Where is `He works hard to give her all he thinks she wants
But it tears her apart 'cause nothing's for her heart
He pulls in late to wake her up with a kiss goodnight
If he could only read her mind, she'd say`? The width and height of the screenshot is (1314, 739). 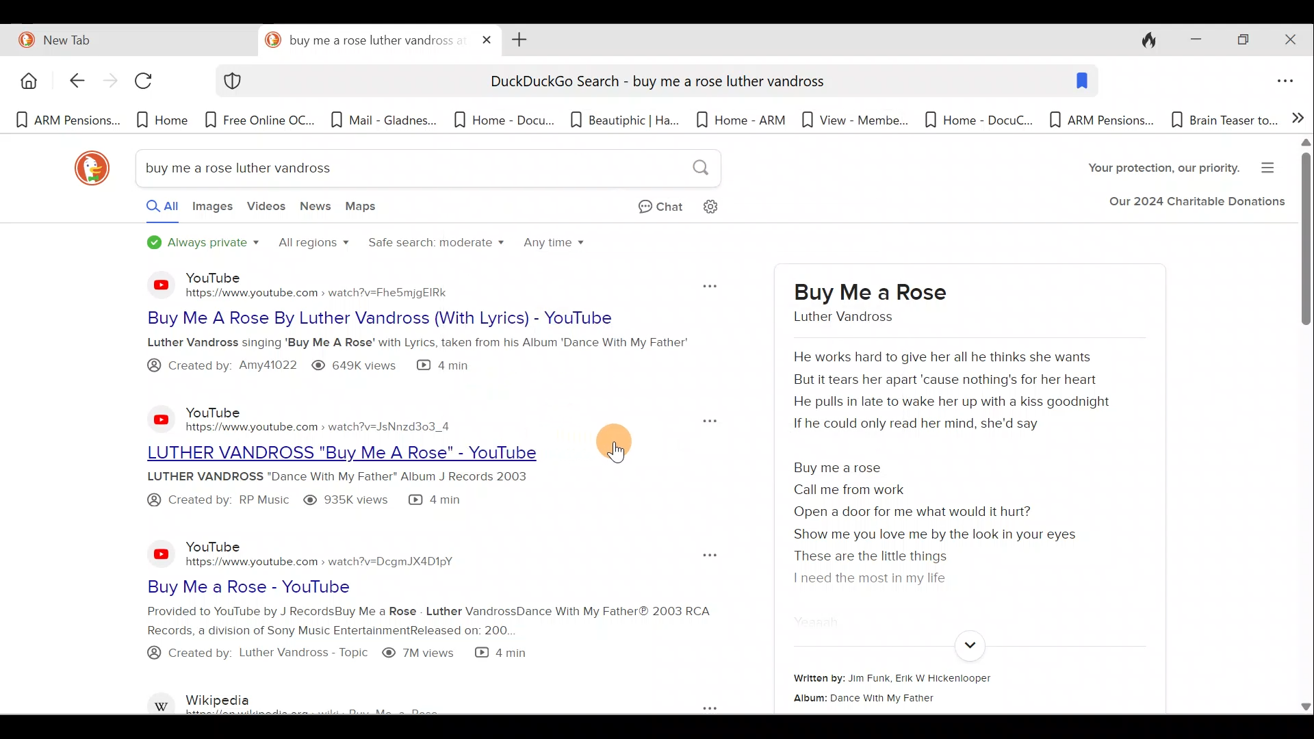 He works hard to give her all he thinks she wants
But it tears her apart 'cause nothing's for her heart
He pulls in late to wake her up with a kiss goodnight
If he could only read her mind, she'd say is located at coordinates (958, 393).